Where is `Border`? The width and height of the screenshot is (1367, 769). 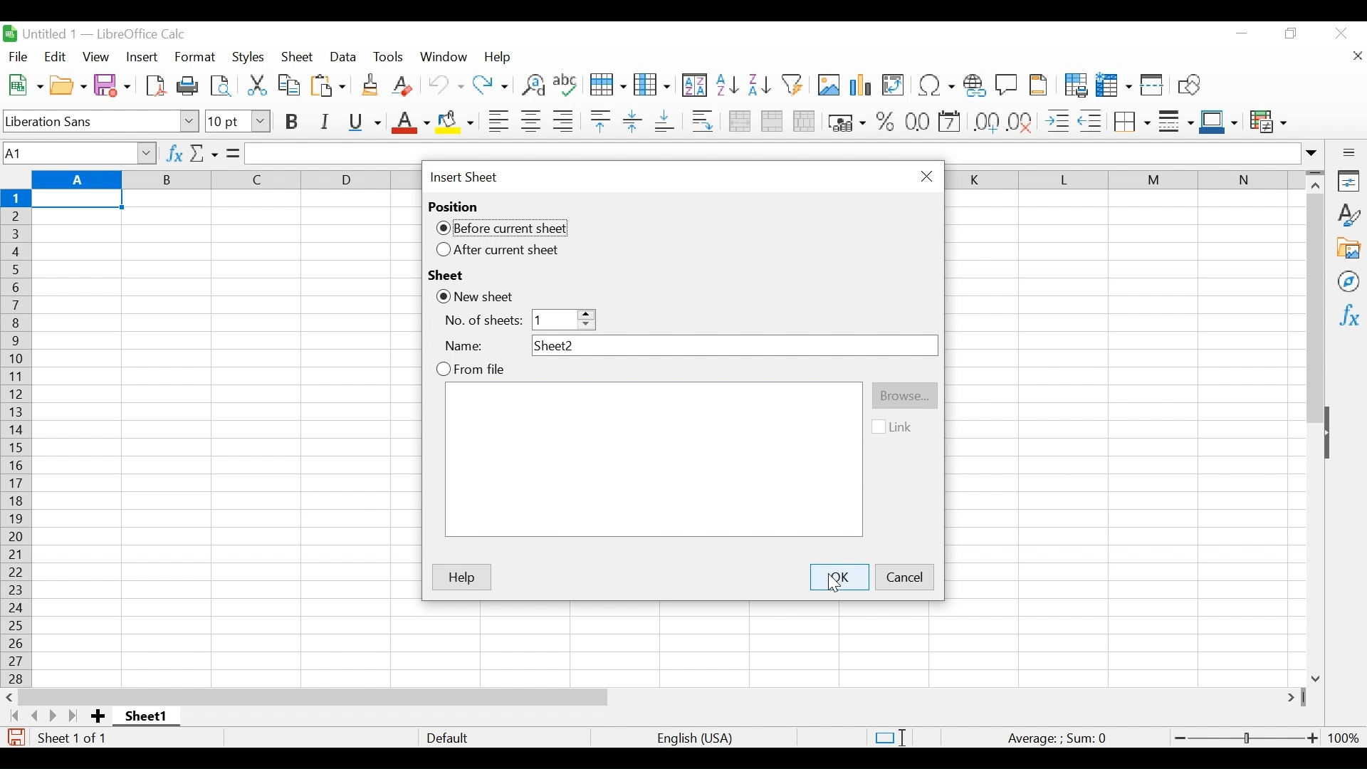
Border is located at coordinates (1131, 121).